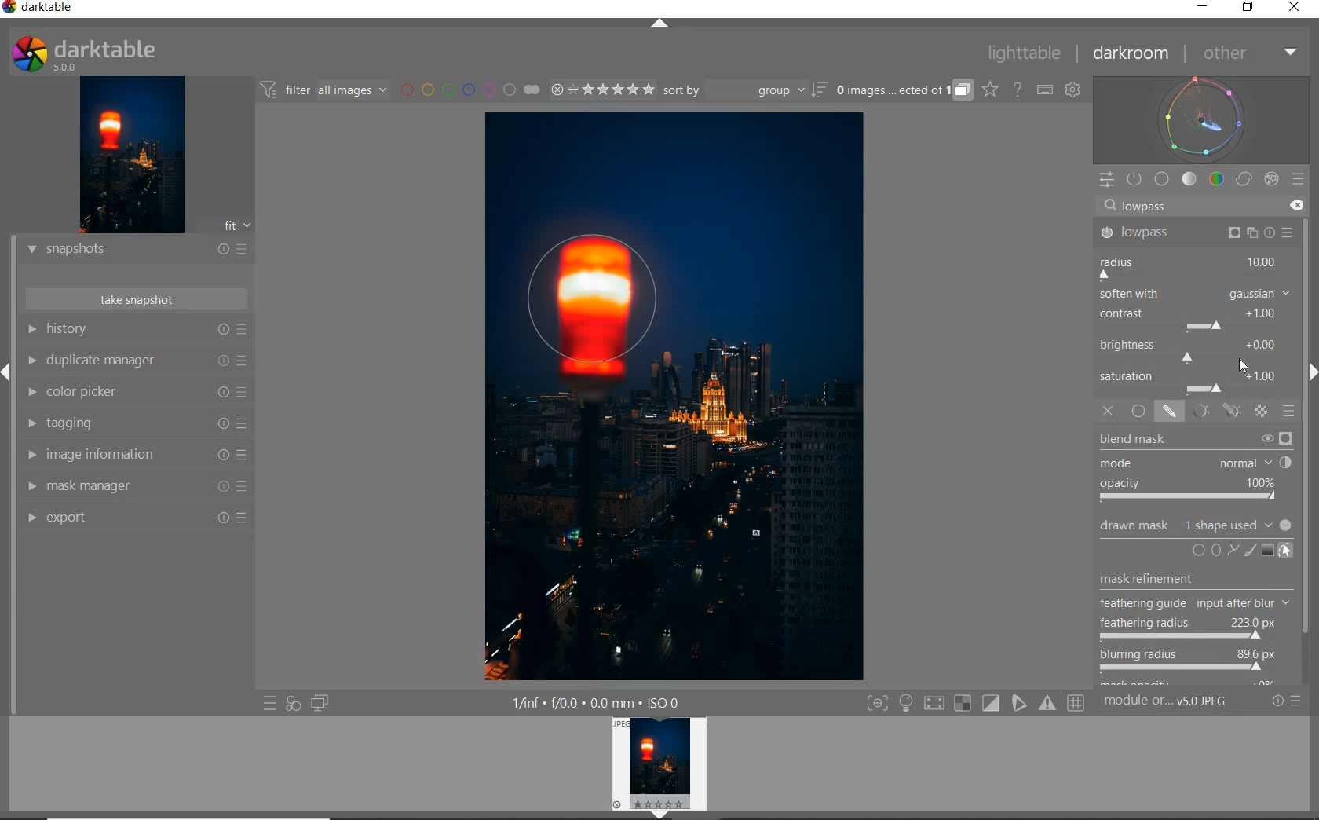  I want to click on BLEND MASK, so click(1195, 467).